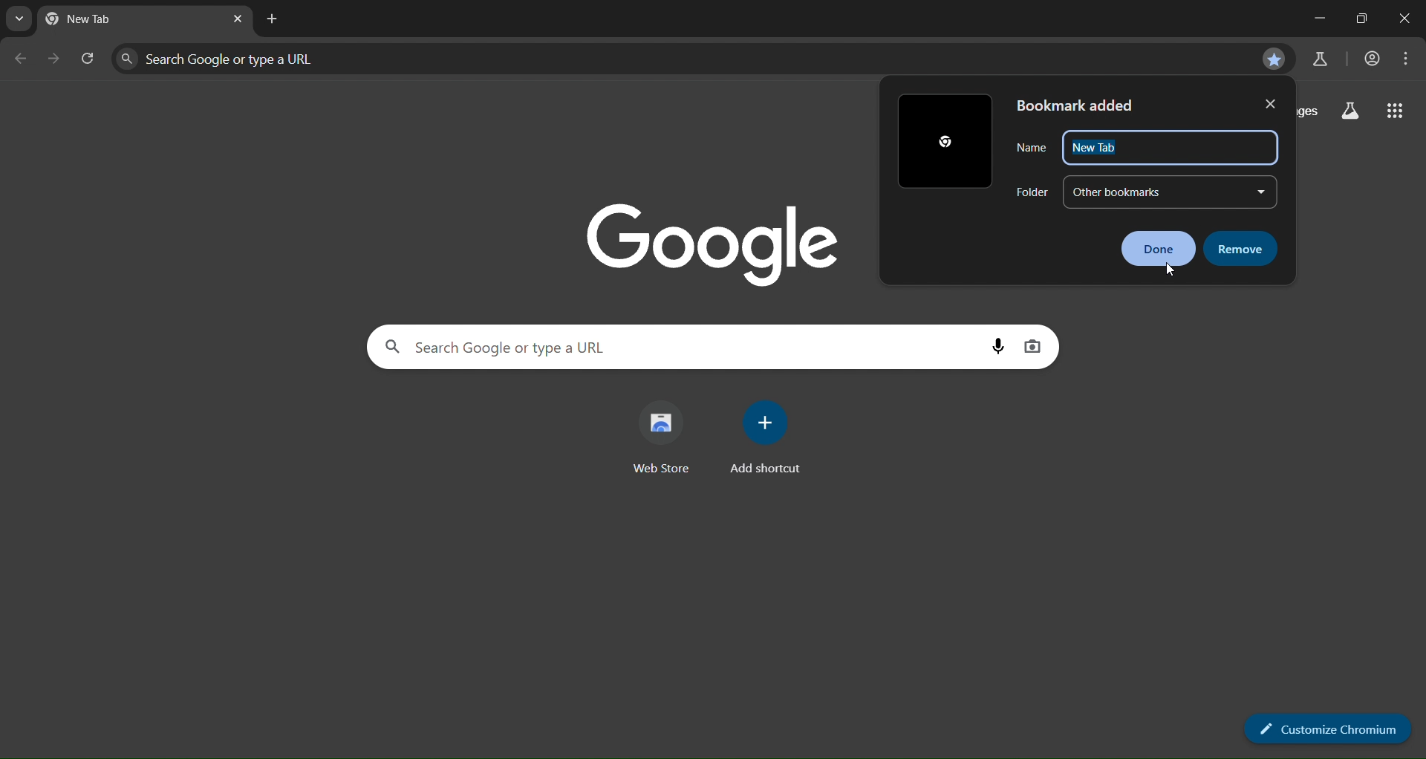 The width and height of the screenshot is (1426, 759). I want to click on Search Google or type a URL, so click(681, 57).